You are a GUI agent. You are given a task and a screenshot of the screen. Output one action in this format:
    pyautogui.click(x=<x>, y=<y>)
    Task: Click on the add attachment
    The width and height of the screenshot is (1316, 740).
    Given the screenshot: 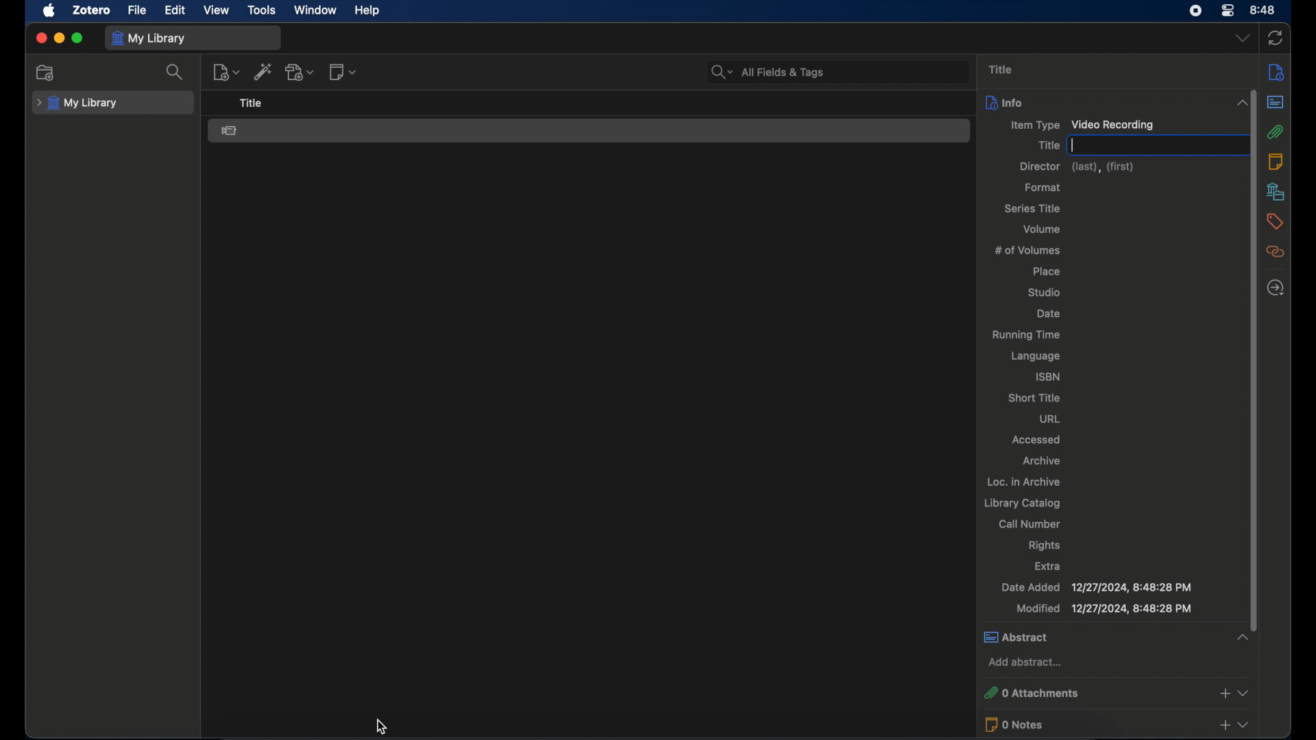 What is the action you would take?
    pyautogui.click(x=300, y=71)
    